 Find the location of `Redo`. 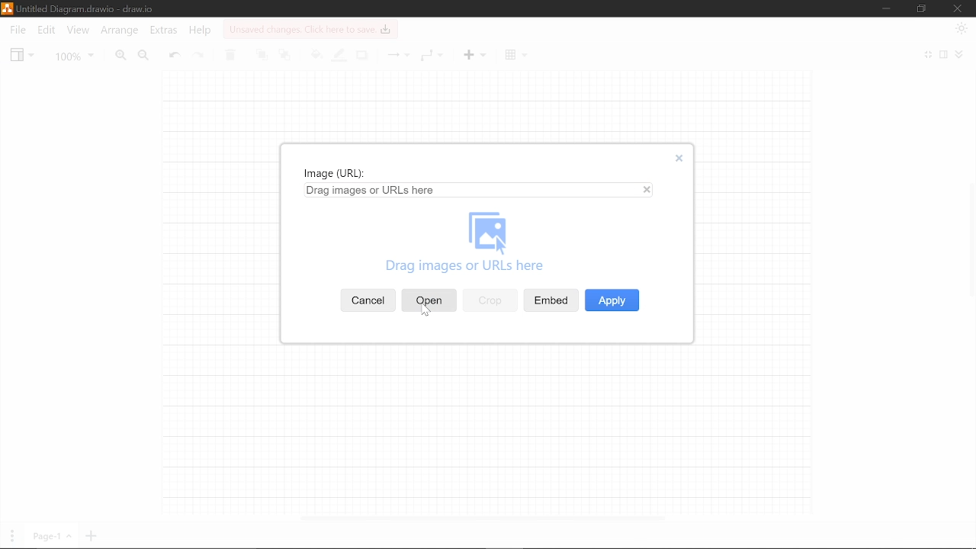

Redo is located at coordinates (199, 54).